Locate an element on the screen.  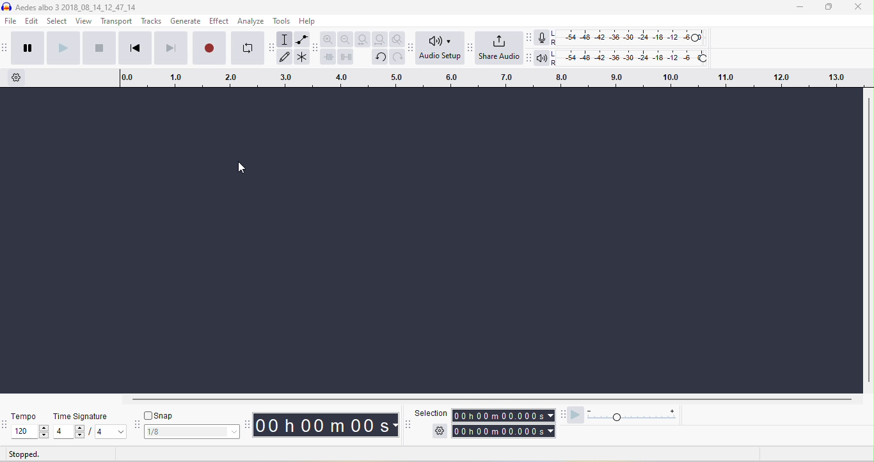
envelop tool is located at coordinates (303, 40).